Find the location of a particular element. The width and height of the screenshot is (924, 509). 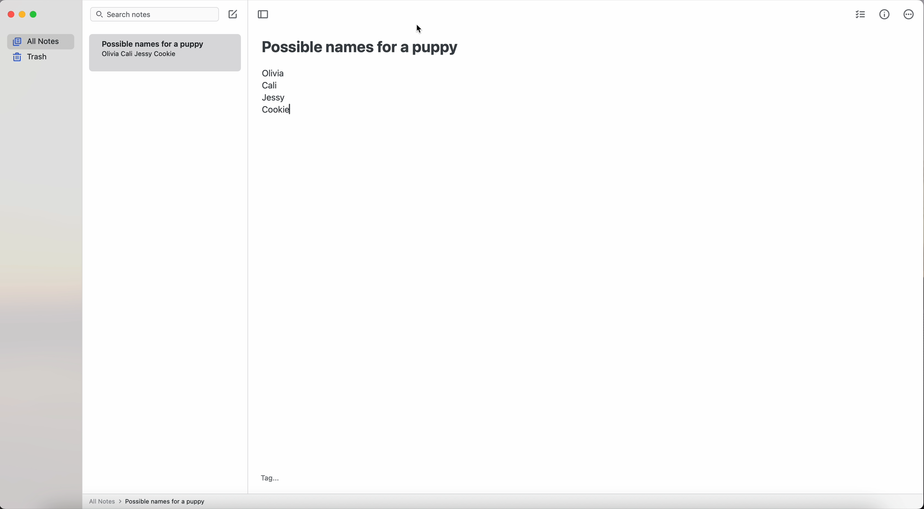

possible names for a puppy is located at coordinates (360, 47).